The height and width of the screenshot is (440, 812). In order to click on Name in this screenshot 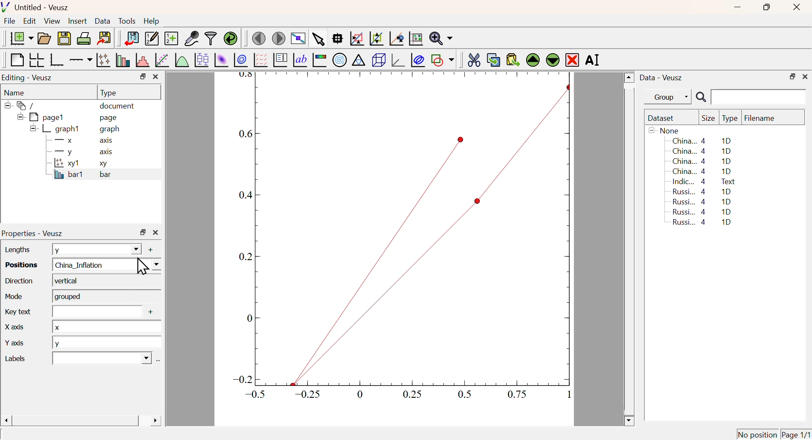, I will do `click(15, 93)`.